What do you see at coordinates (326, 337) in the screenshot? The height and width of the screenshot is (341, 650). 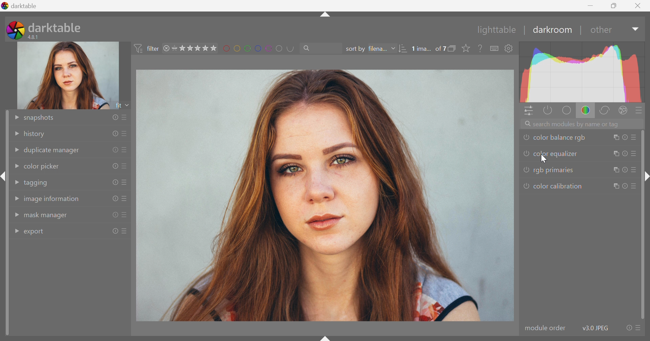 I see `shift+ctrl+b` at bounding box center [326, 337].